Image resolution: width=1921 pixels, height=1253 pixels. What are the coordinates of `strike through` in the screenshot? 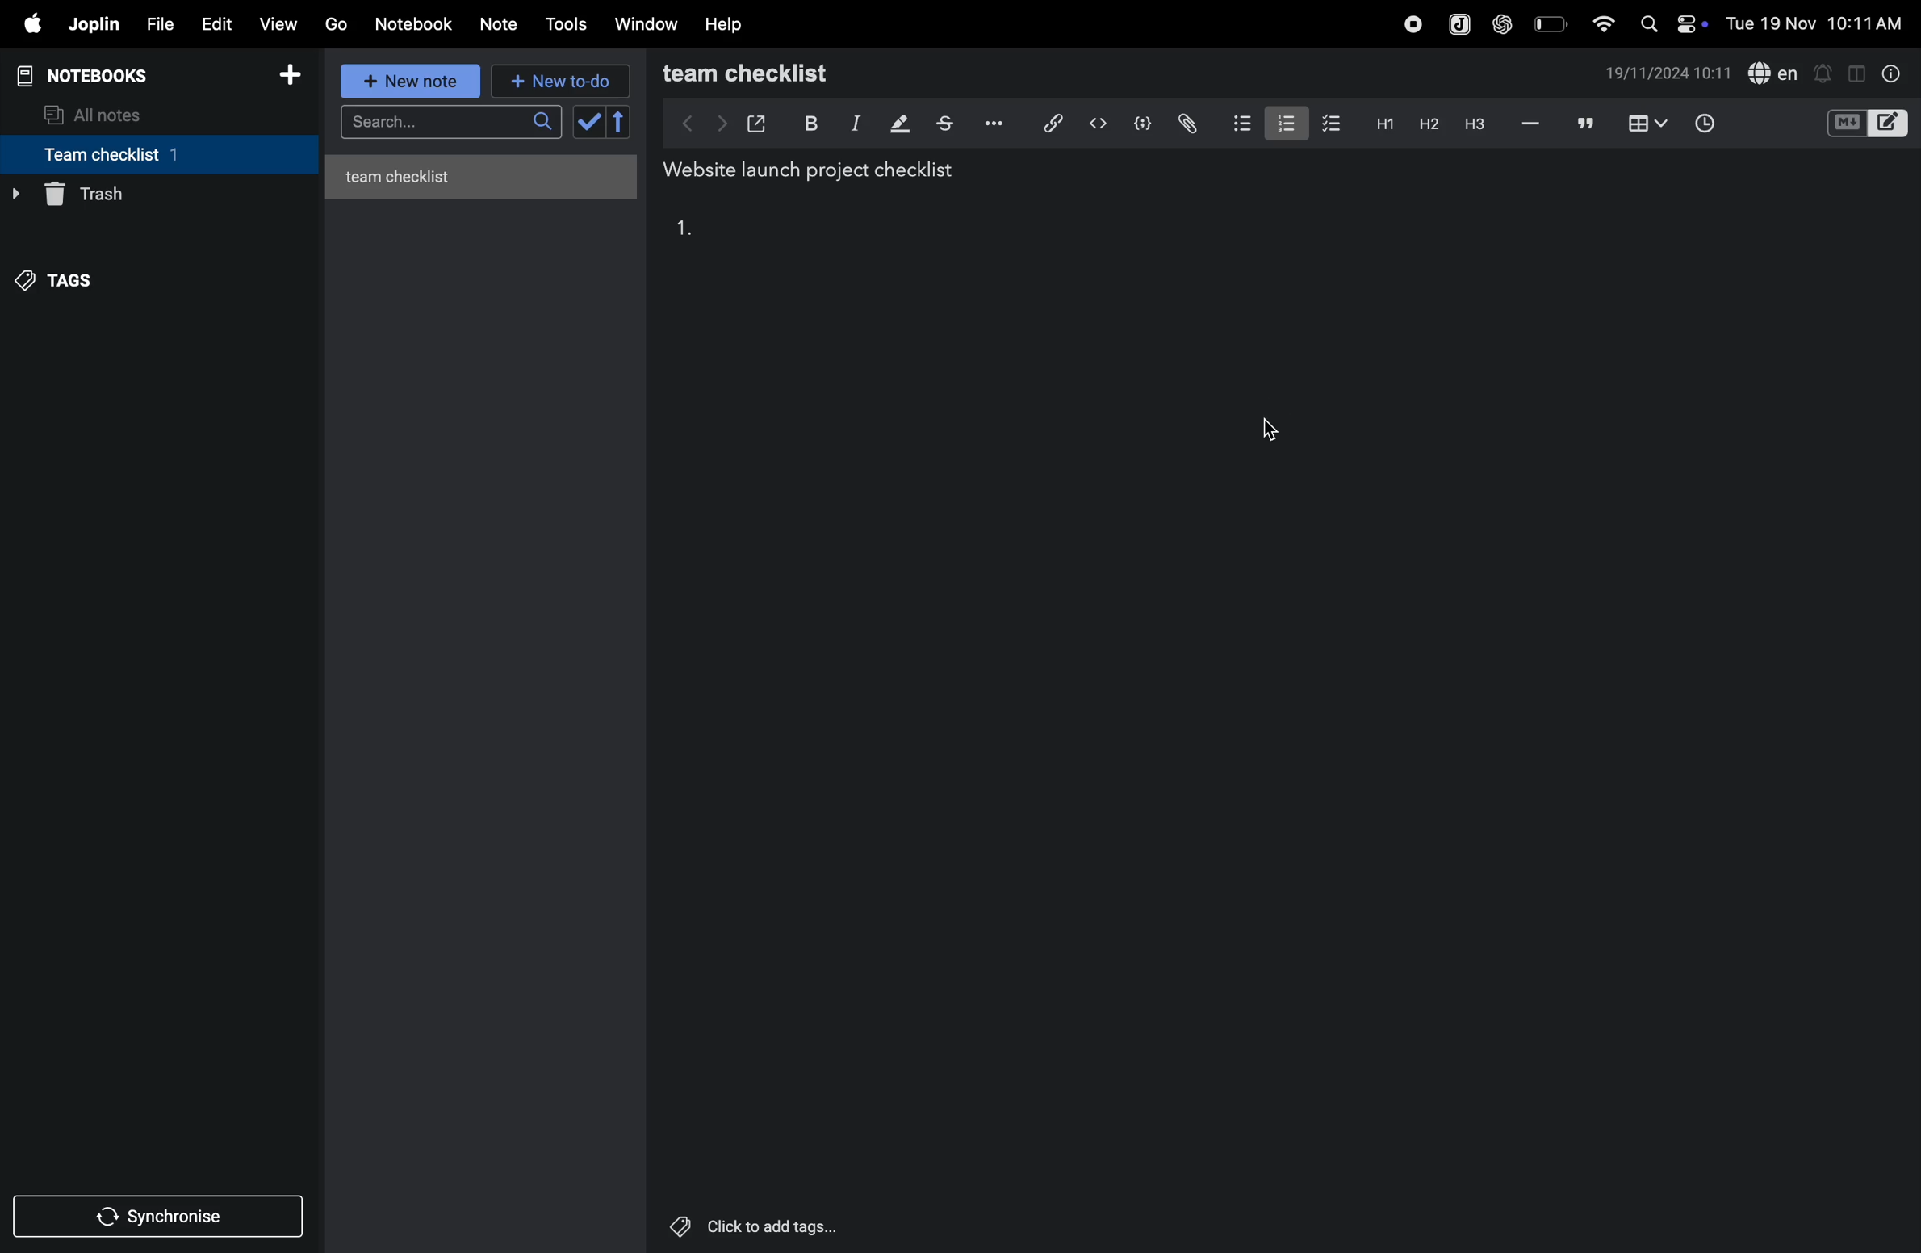 It's located at (944, 124).